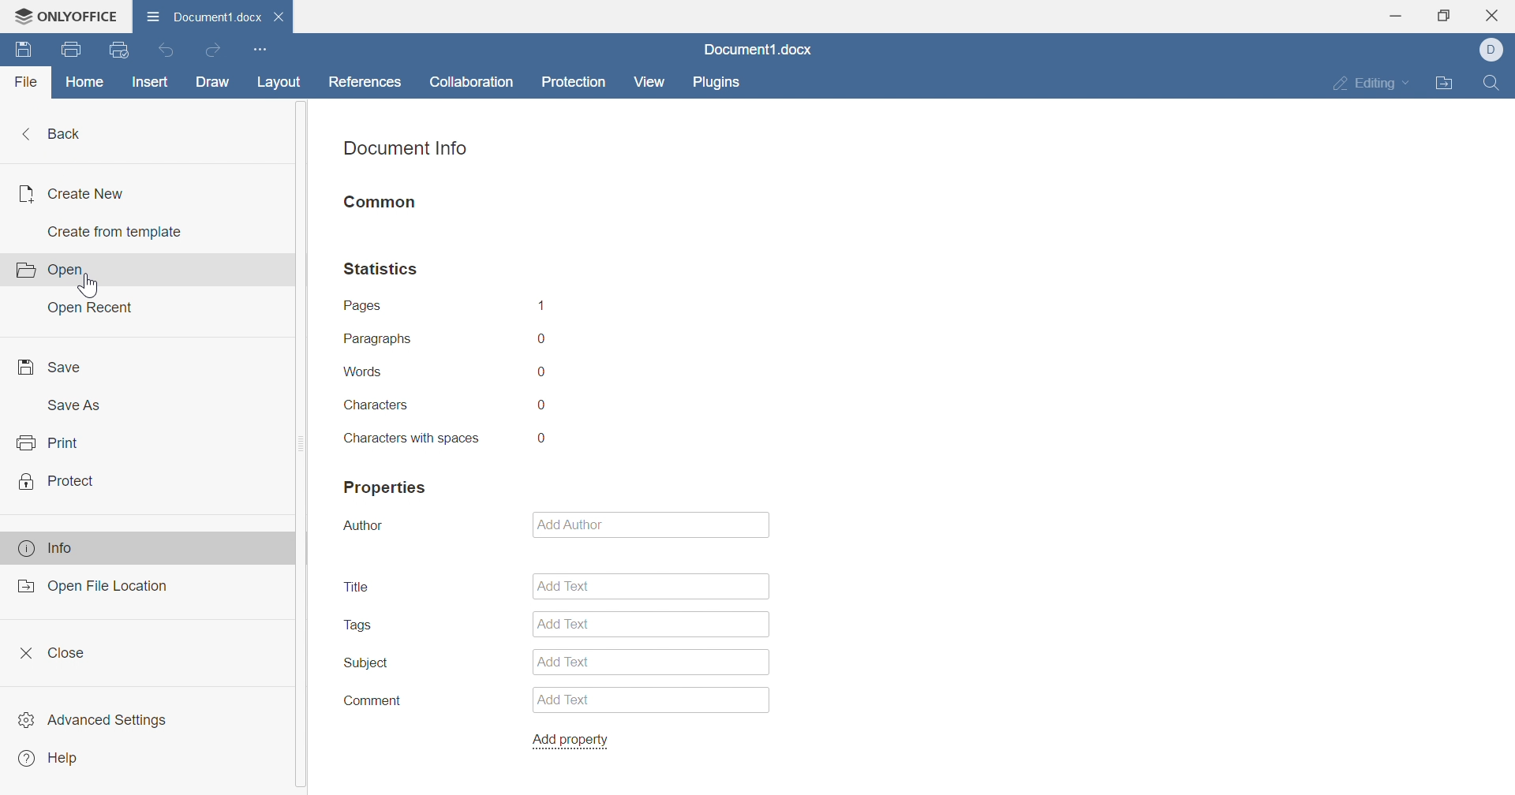 The height and width of the screenshot is (795, 1515). What do you see at coordinates (48, 442) in the screenshot?
I see `print` at bounding box center [48, 442].